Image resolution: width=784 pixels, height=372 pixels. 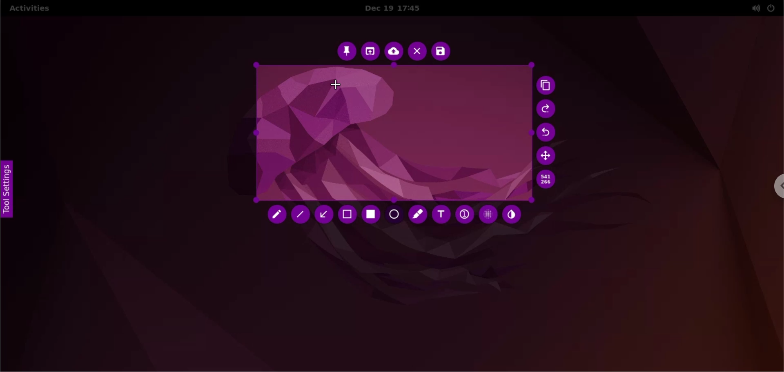 I want to click on auto increment , so click(x=463, y=214).